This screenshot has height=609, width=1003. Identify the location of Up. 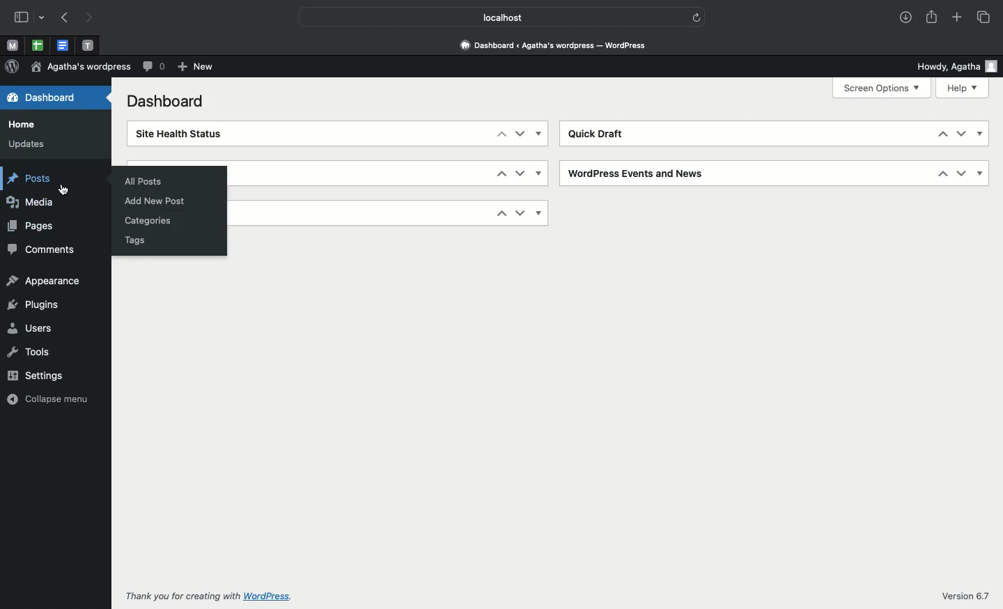
(940, 134).